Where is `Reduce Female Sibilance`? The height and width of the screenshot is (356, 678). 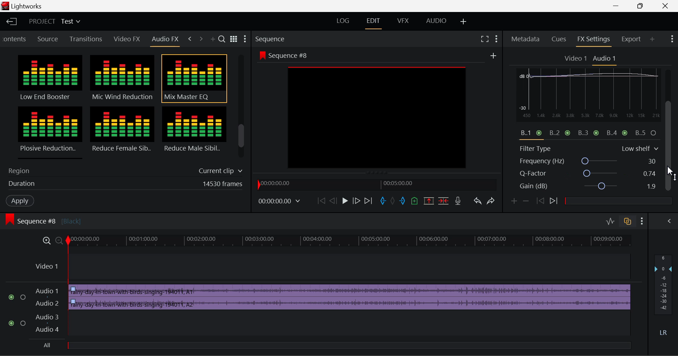 Reduce Female Sibilance is located at coordinates (123, 133).